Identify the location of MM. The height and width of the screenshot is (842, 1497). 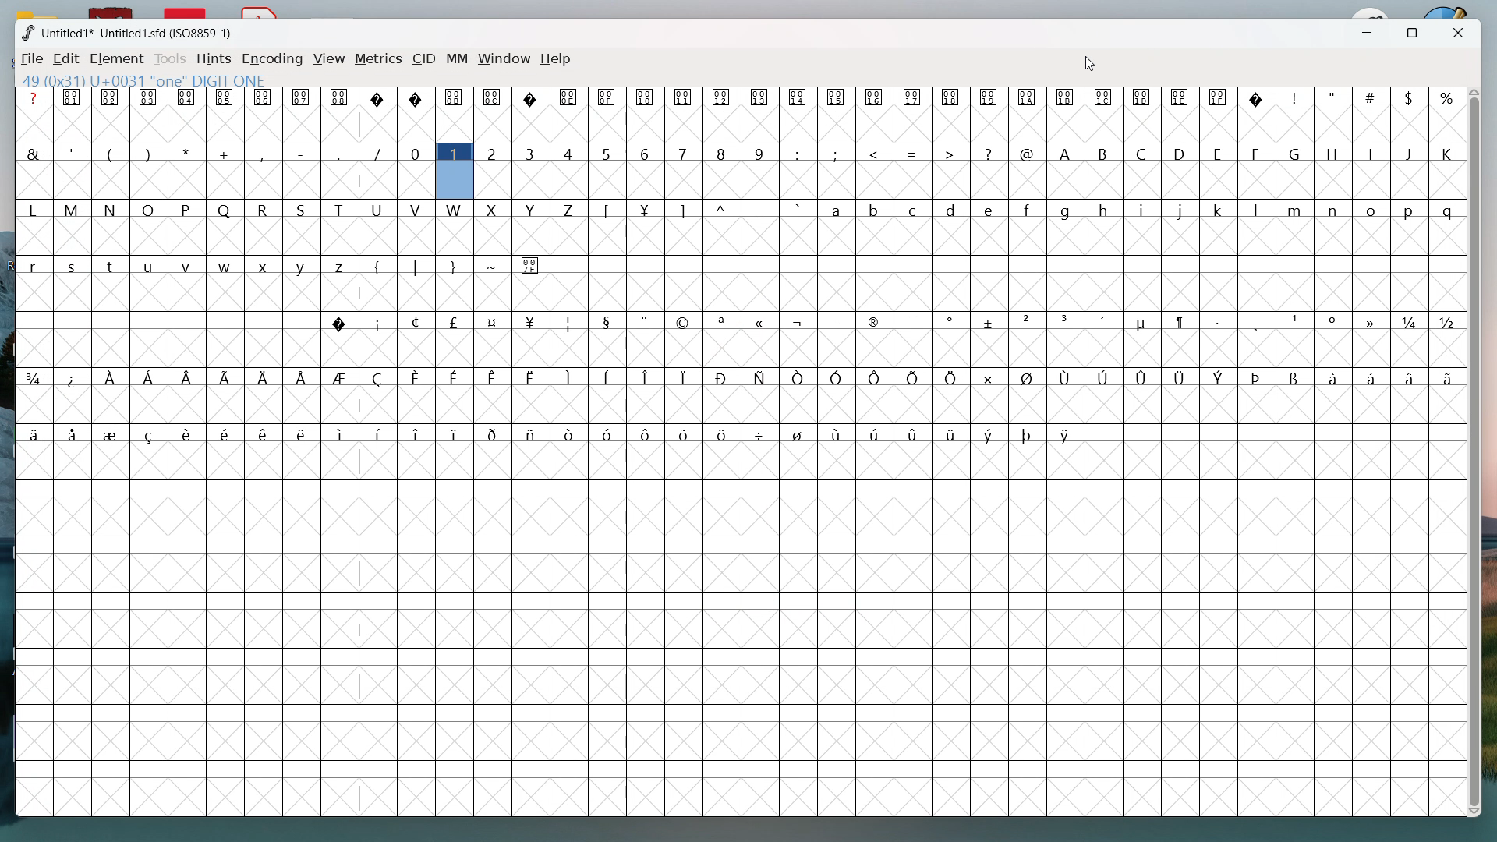
(458, 59).